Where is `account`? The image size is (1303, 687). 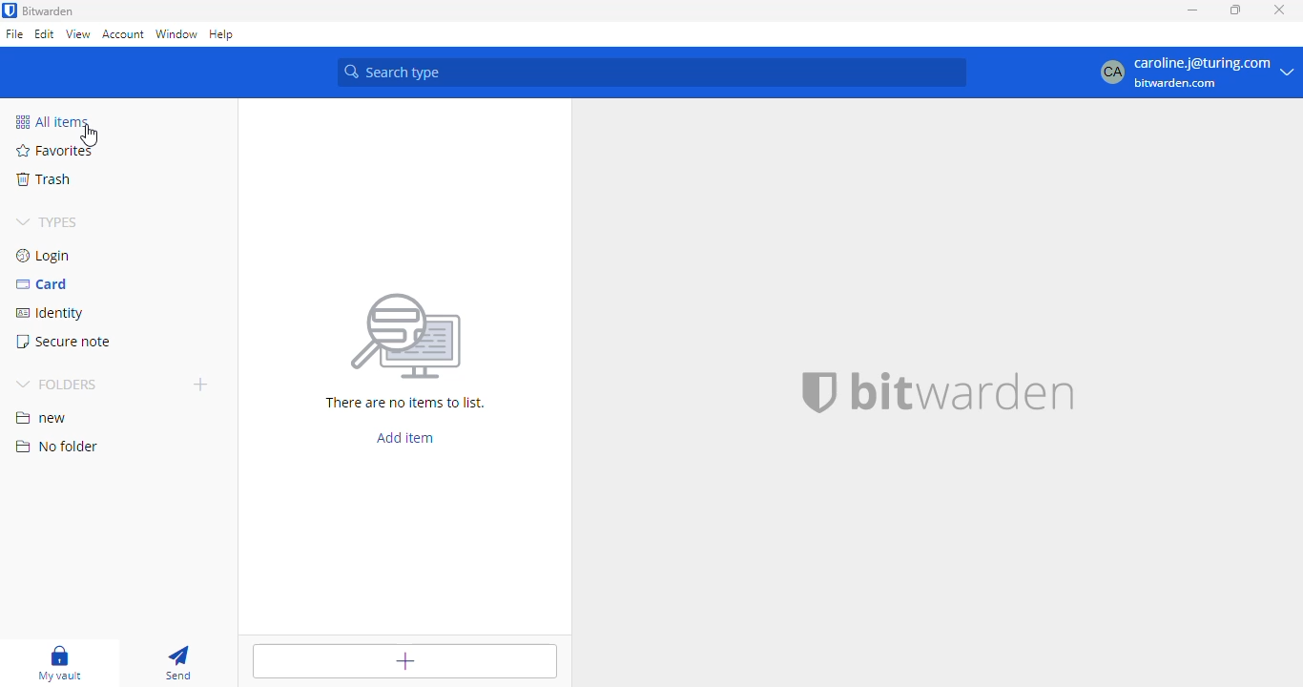
account is located at coordinates (123, 33).